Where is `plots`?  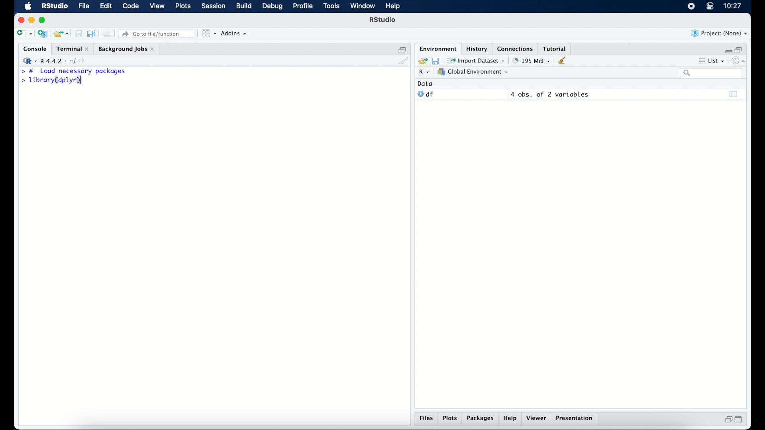
plots is located at coordinates (184, 7).